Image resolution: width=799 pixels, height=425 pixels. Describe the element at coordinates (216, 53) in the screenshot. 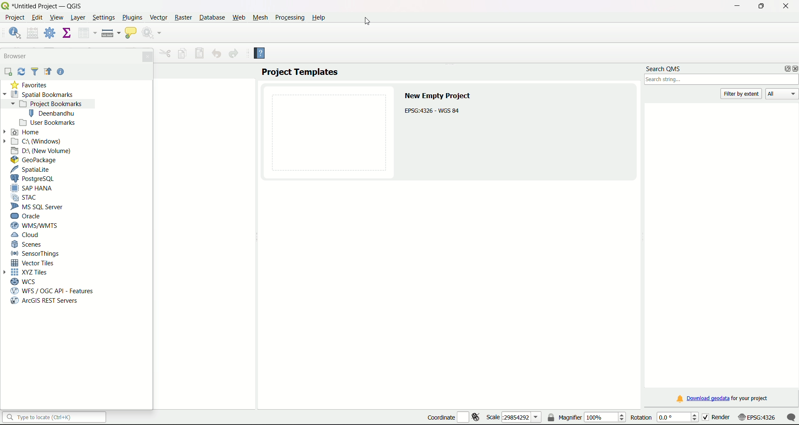

I see `Undo` at that location.